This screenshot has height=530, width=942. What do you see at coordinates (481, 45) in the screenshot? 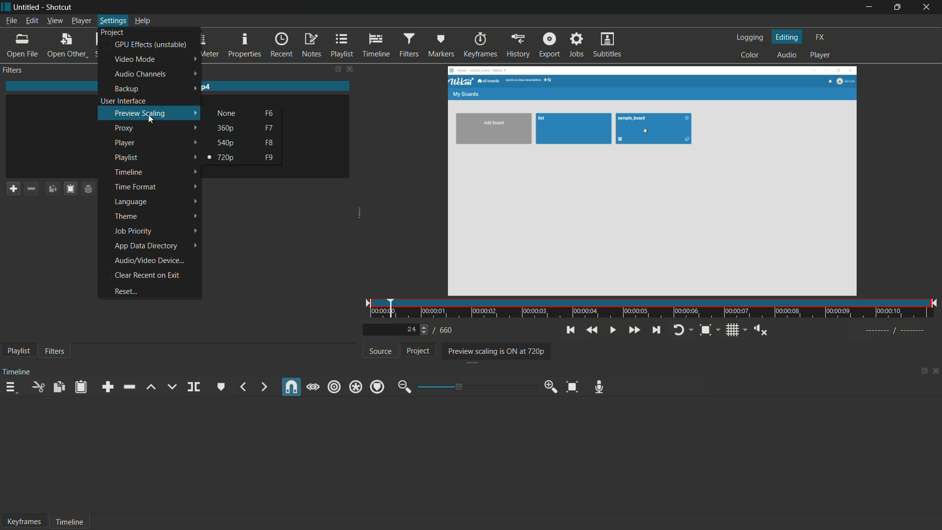
I see `keyframes` at bounding box center [481, 45].